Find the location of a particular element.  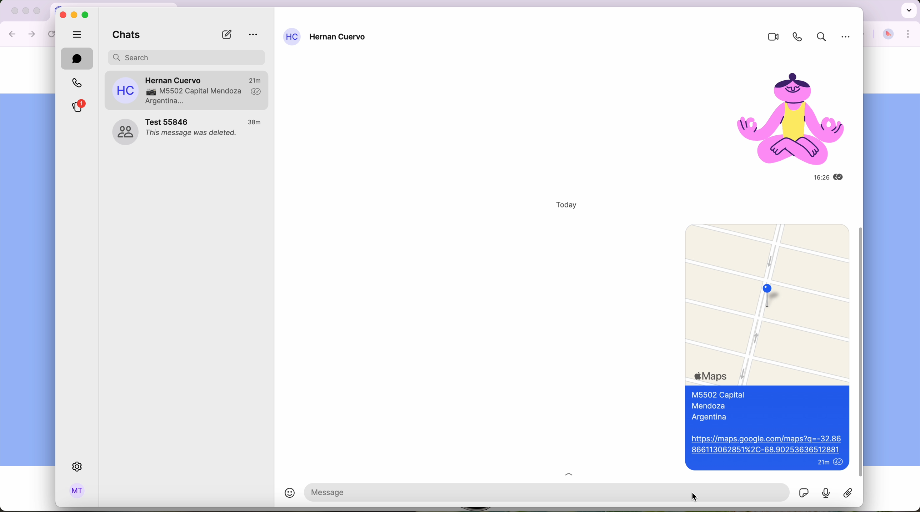

https://maps.google.com/maps?q=-32.86
866113062851%2C-68.90253636512881 is located at coordinates (766, 445).